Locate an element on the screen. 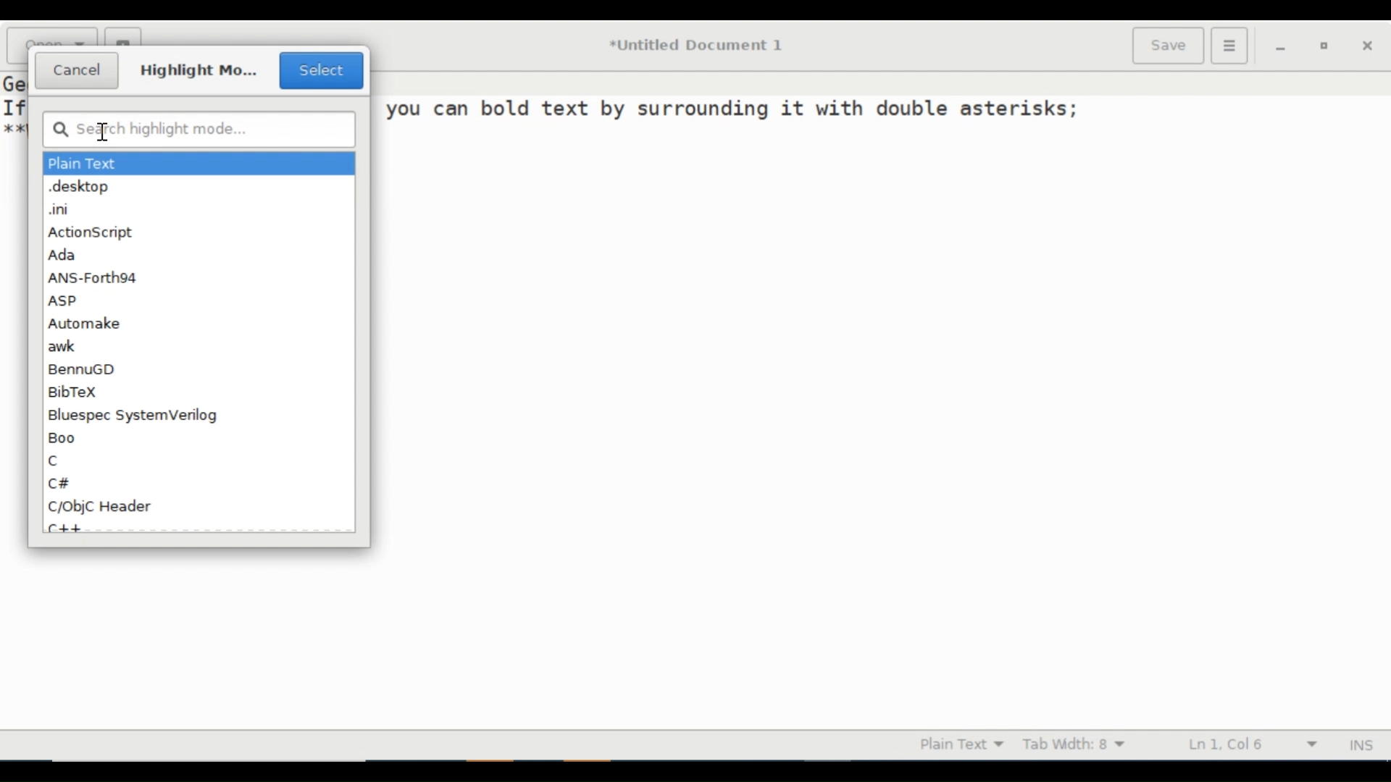  Ada is located at coordinates (64, 253).